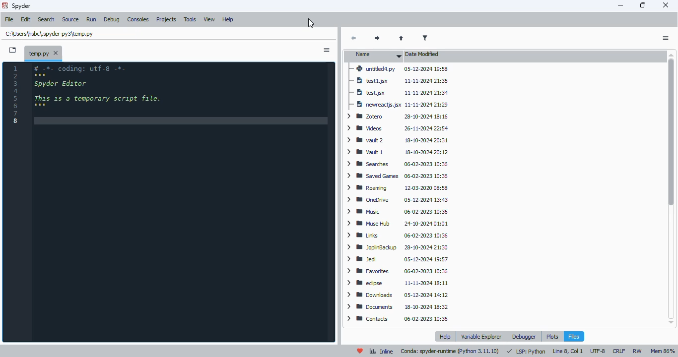 The height and width of the screenshot is (357, 678). What do you see at coordinates (47, 19) in the screenshot?
I see `search` at bounding box center [47, 19].